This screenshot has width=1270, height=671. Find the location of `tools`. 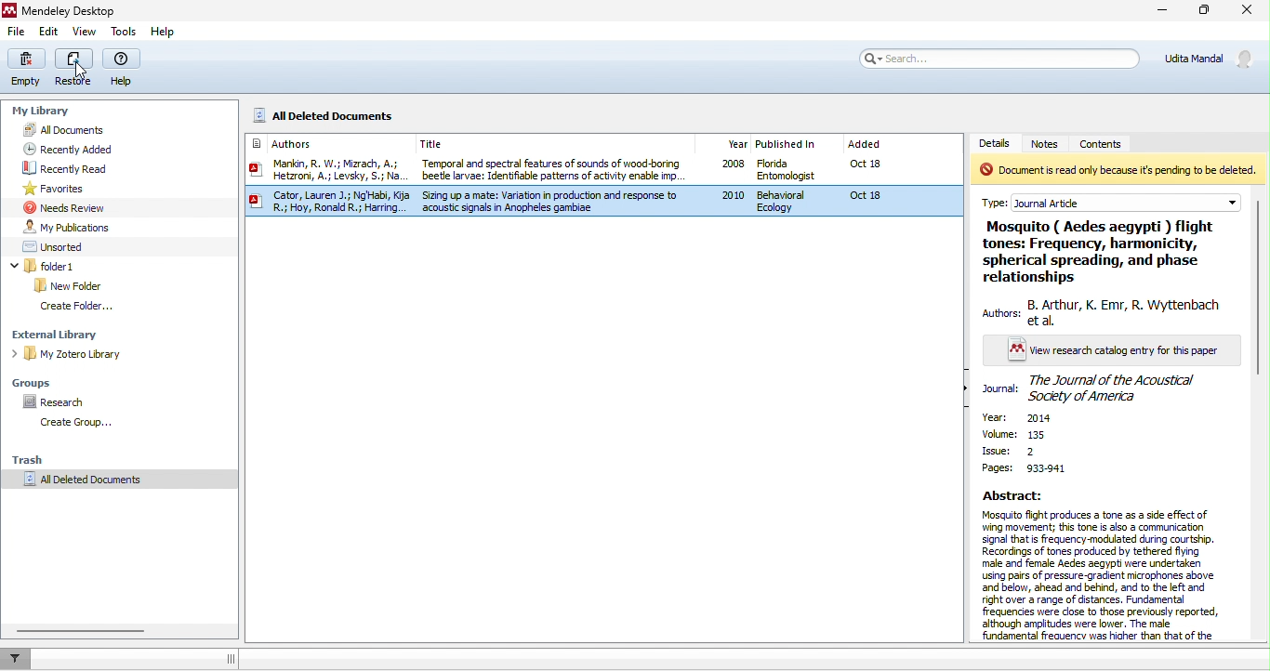

tools is located at coordinates (125, 32).